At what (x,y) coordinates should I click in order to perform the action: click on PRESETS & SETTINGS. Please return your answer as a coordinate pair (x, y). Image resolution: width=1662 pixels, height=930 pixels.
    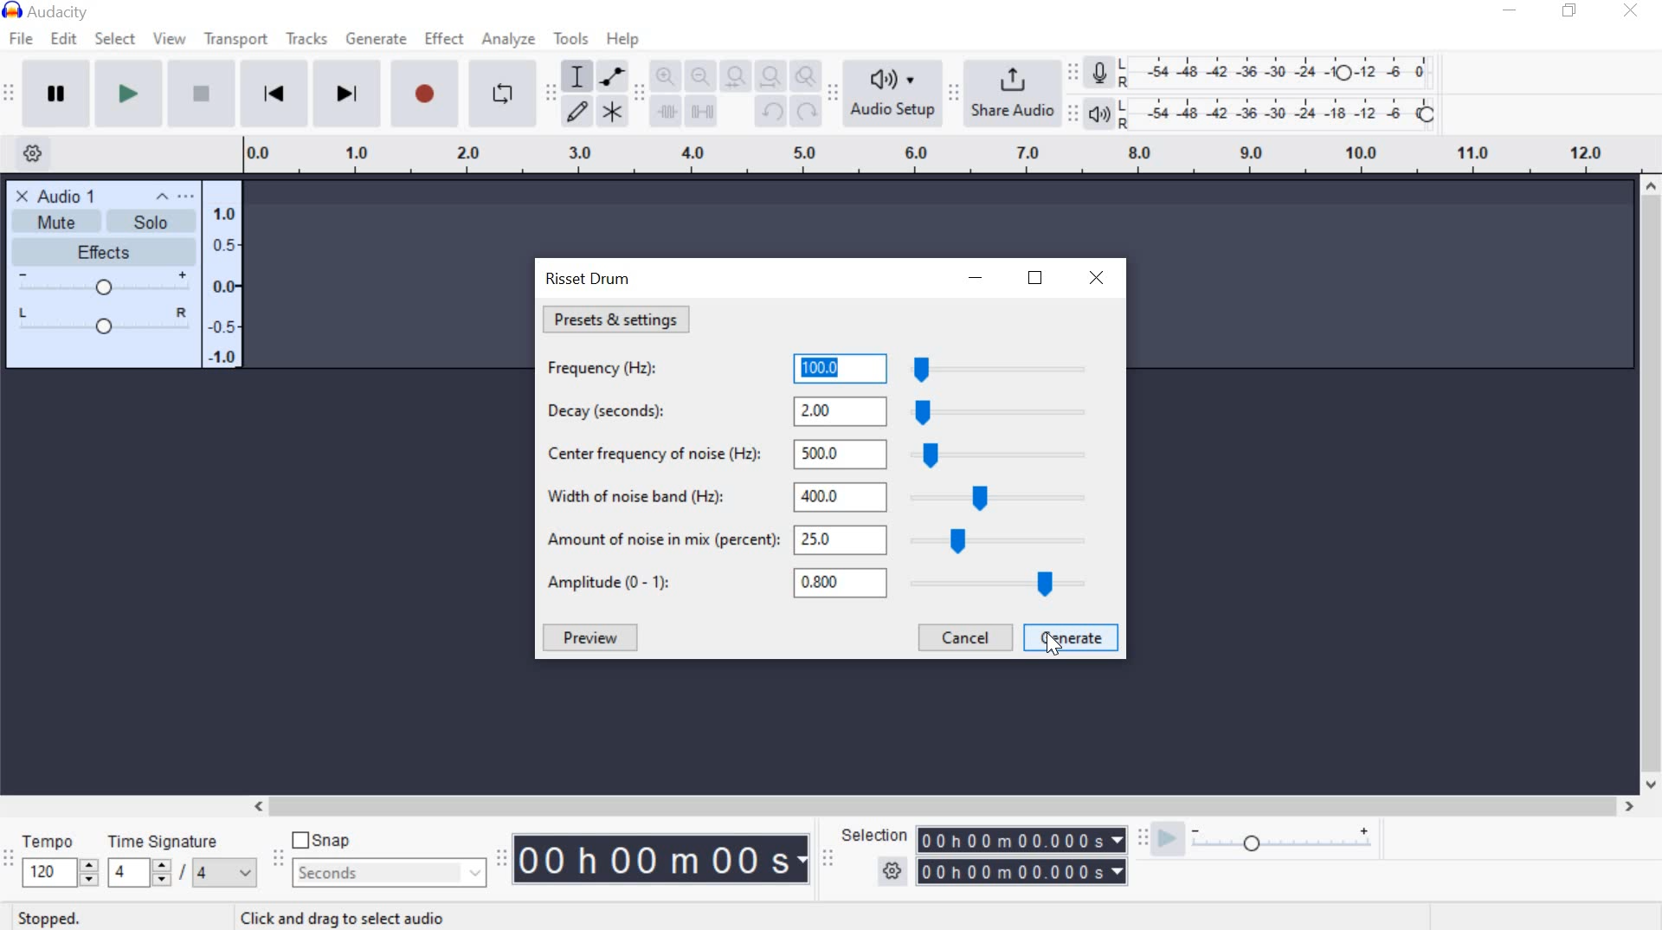
    Looking at the image, I should click on (617, 319).